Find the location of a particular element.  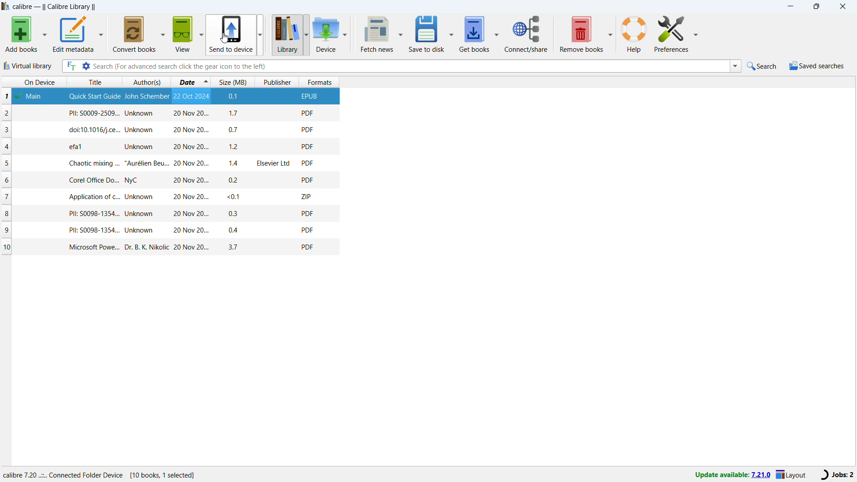

add books is located at coordinates (22, 34).